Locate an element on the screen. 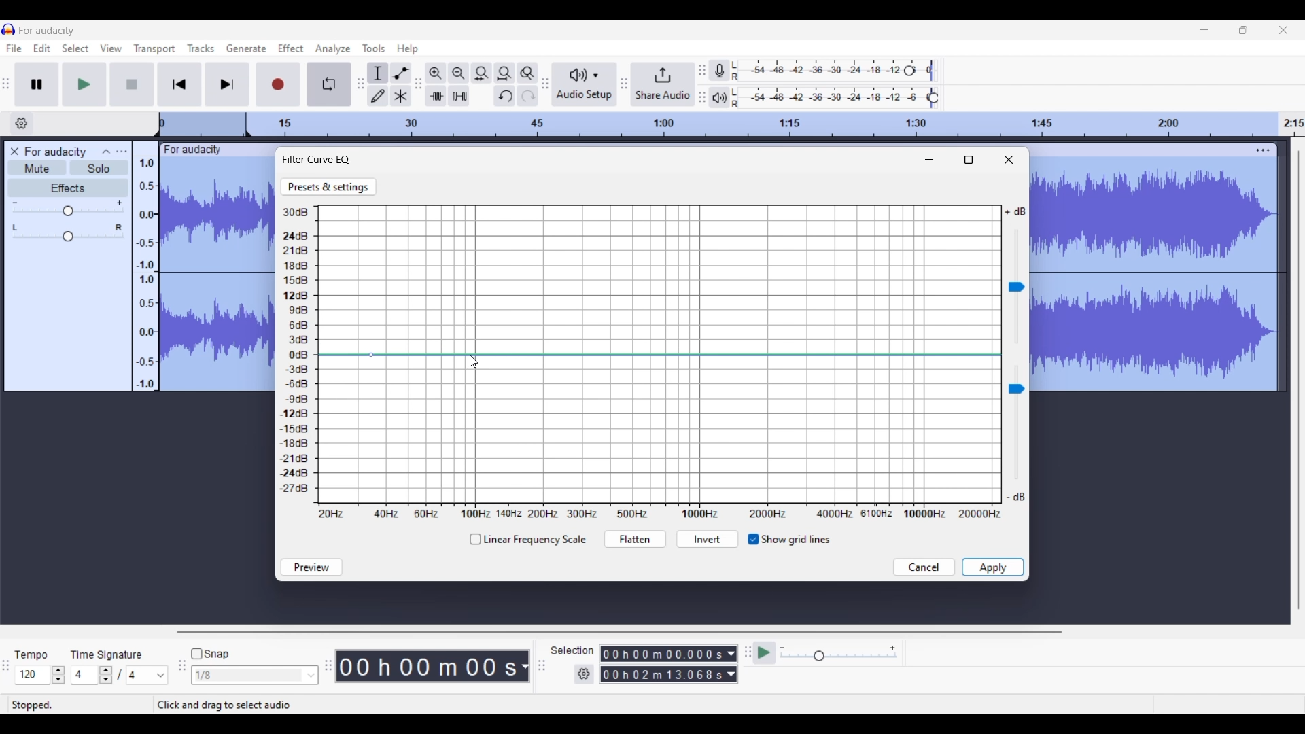 The image size is (1305, 734). Redo is located at coordinates (527, 95).